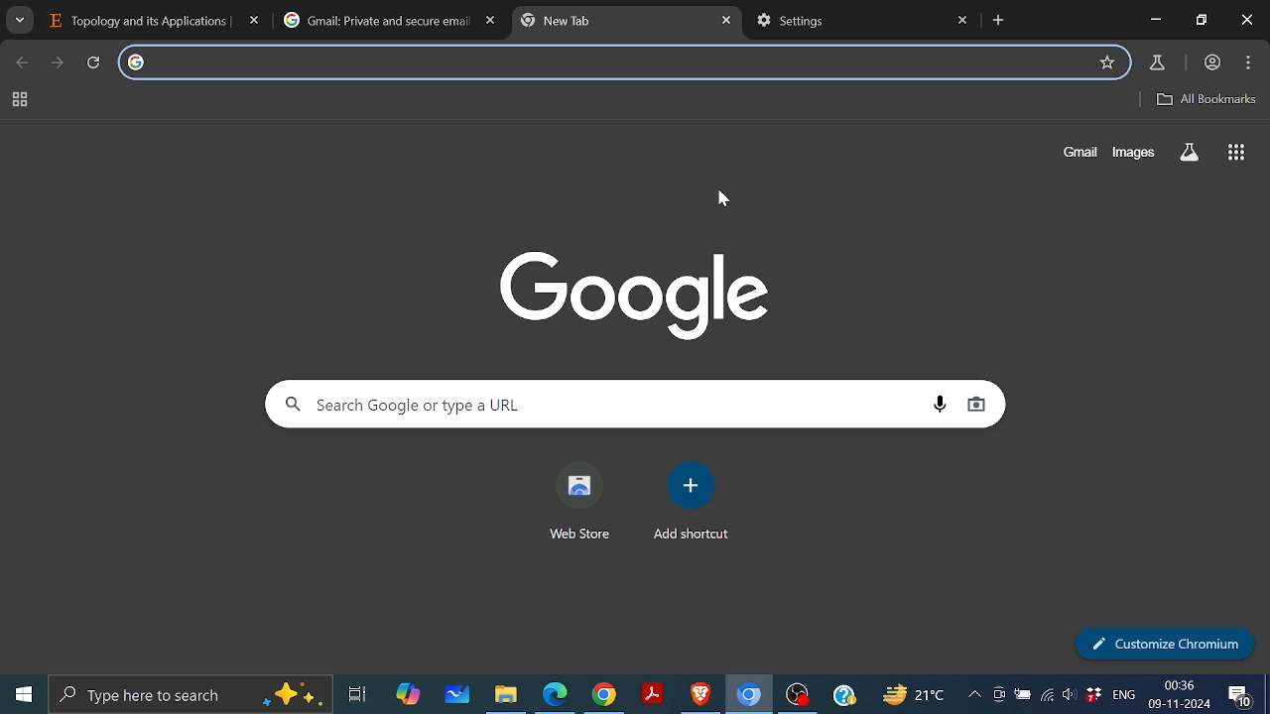 Image resolution: width=1270 pixels, height=714 pixels. Describe the element at coordinates (556, 695) in the screenshot. I see `microsoft edge` at that location.